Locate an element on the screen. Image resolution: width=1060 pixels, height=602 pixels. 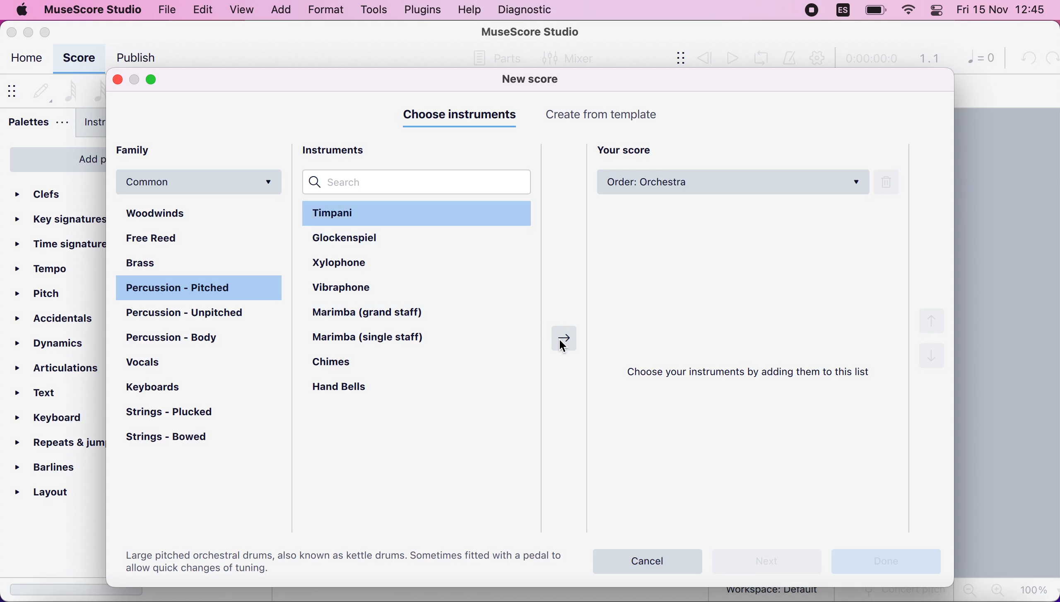
new score is located at coordinates (542, 80).